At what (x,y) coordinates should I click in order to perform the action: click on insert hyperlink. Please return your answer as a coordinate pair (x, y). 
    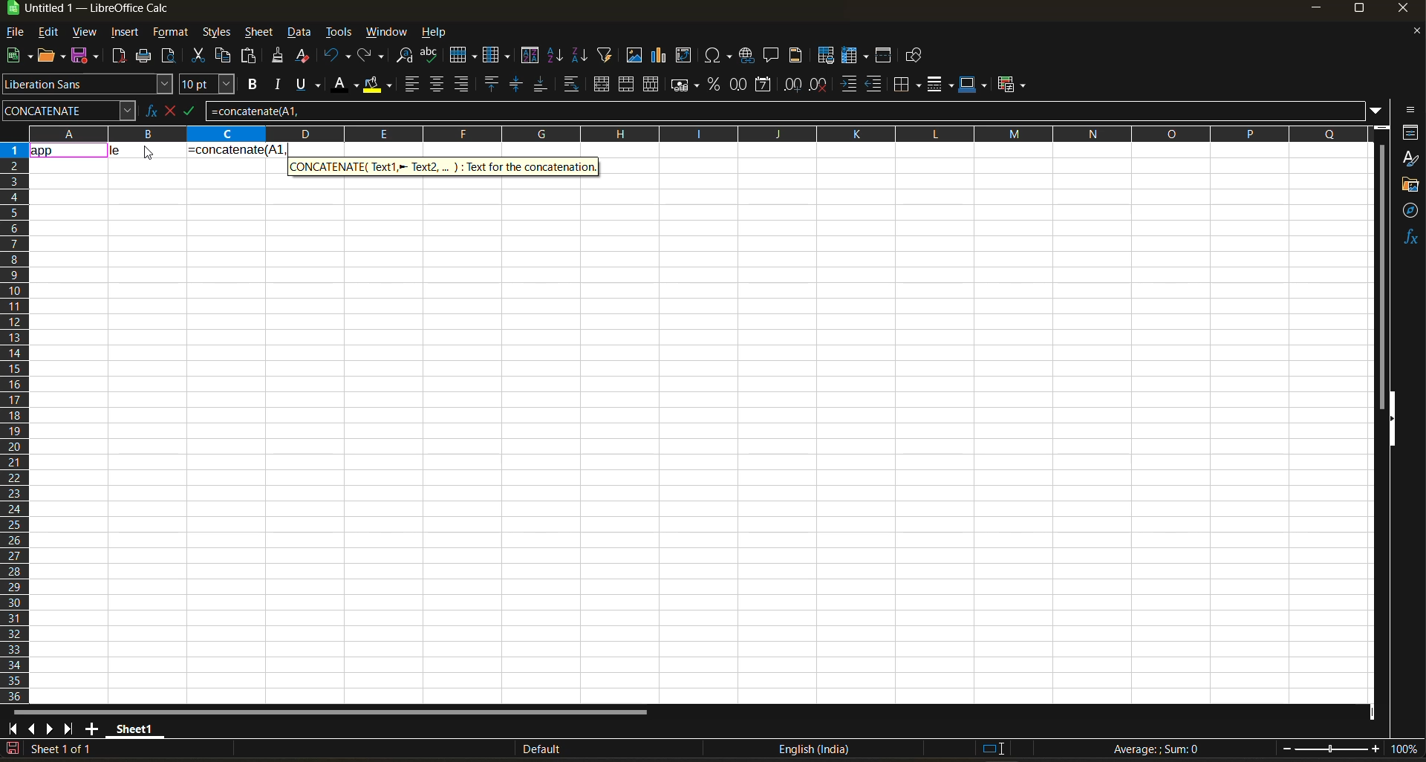
    Looking at the image, I should click on (749, 55).